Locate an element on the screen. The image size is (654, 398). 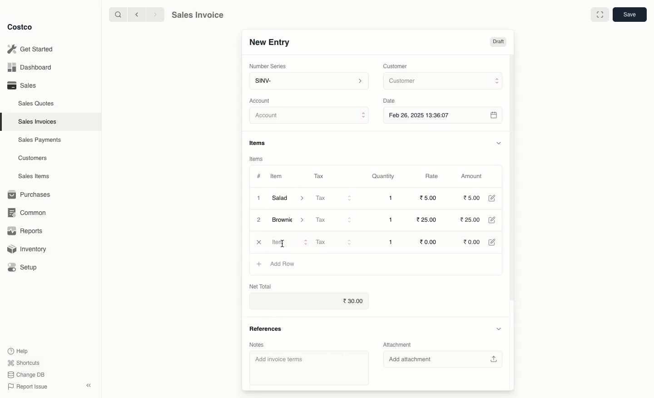
Salad is located at coordinates (288, 198).